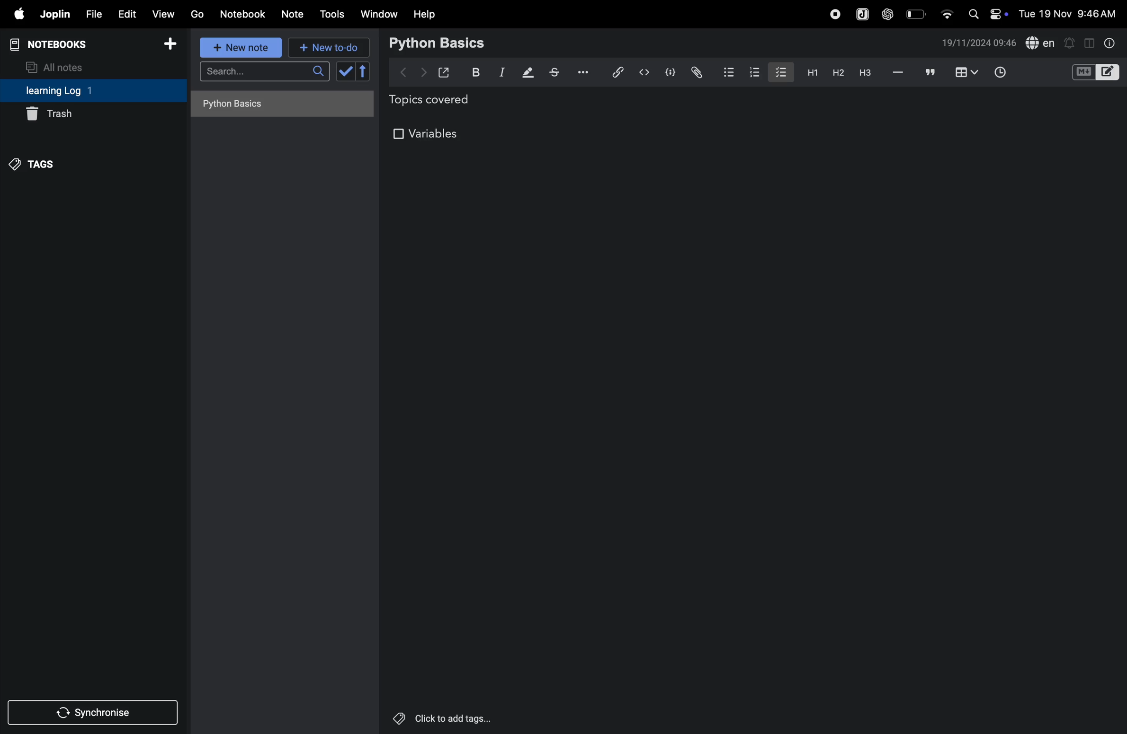 This screenshot has height=734, width=1127. I want to click on itallic, so click(501, 73).